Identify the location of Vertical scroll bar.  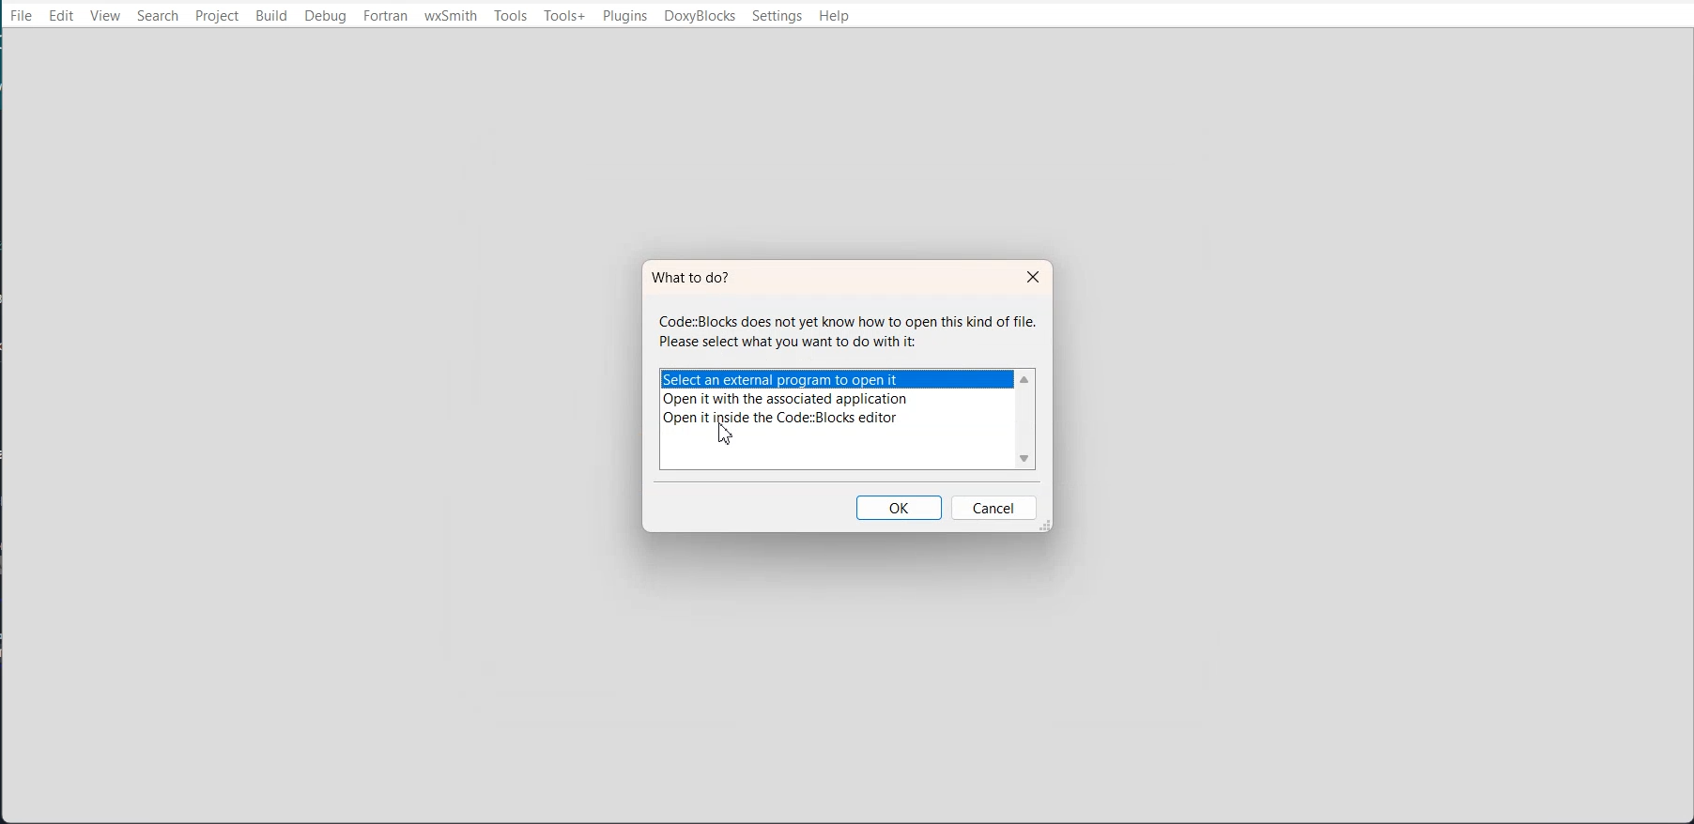
(1024, 419).